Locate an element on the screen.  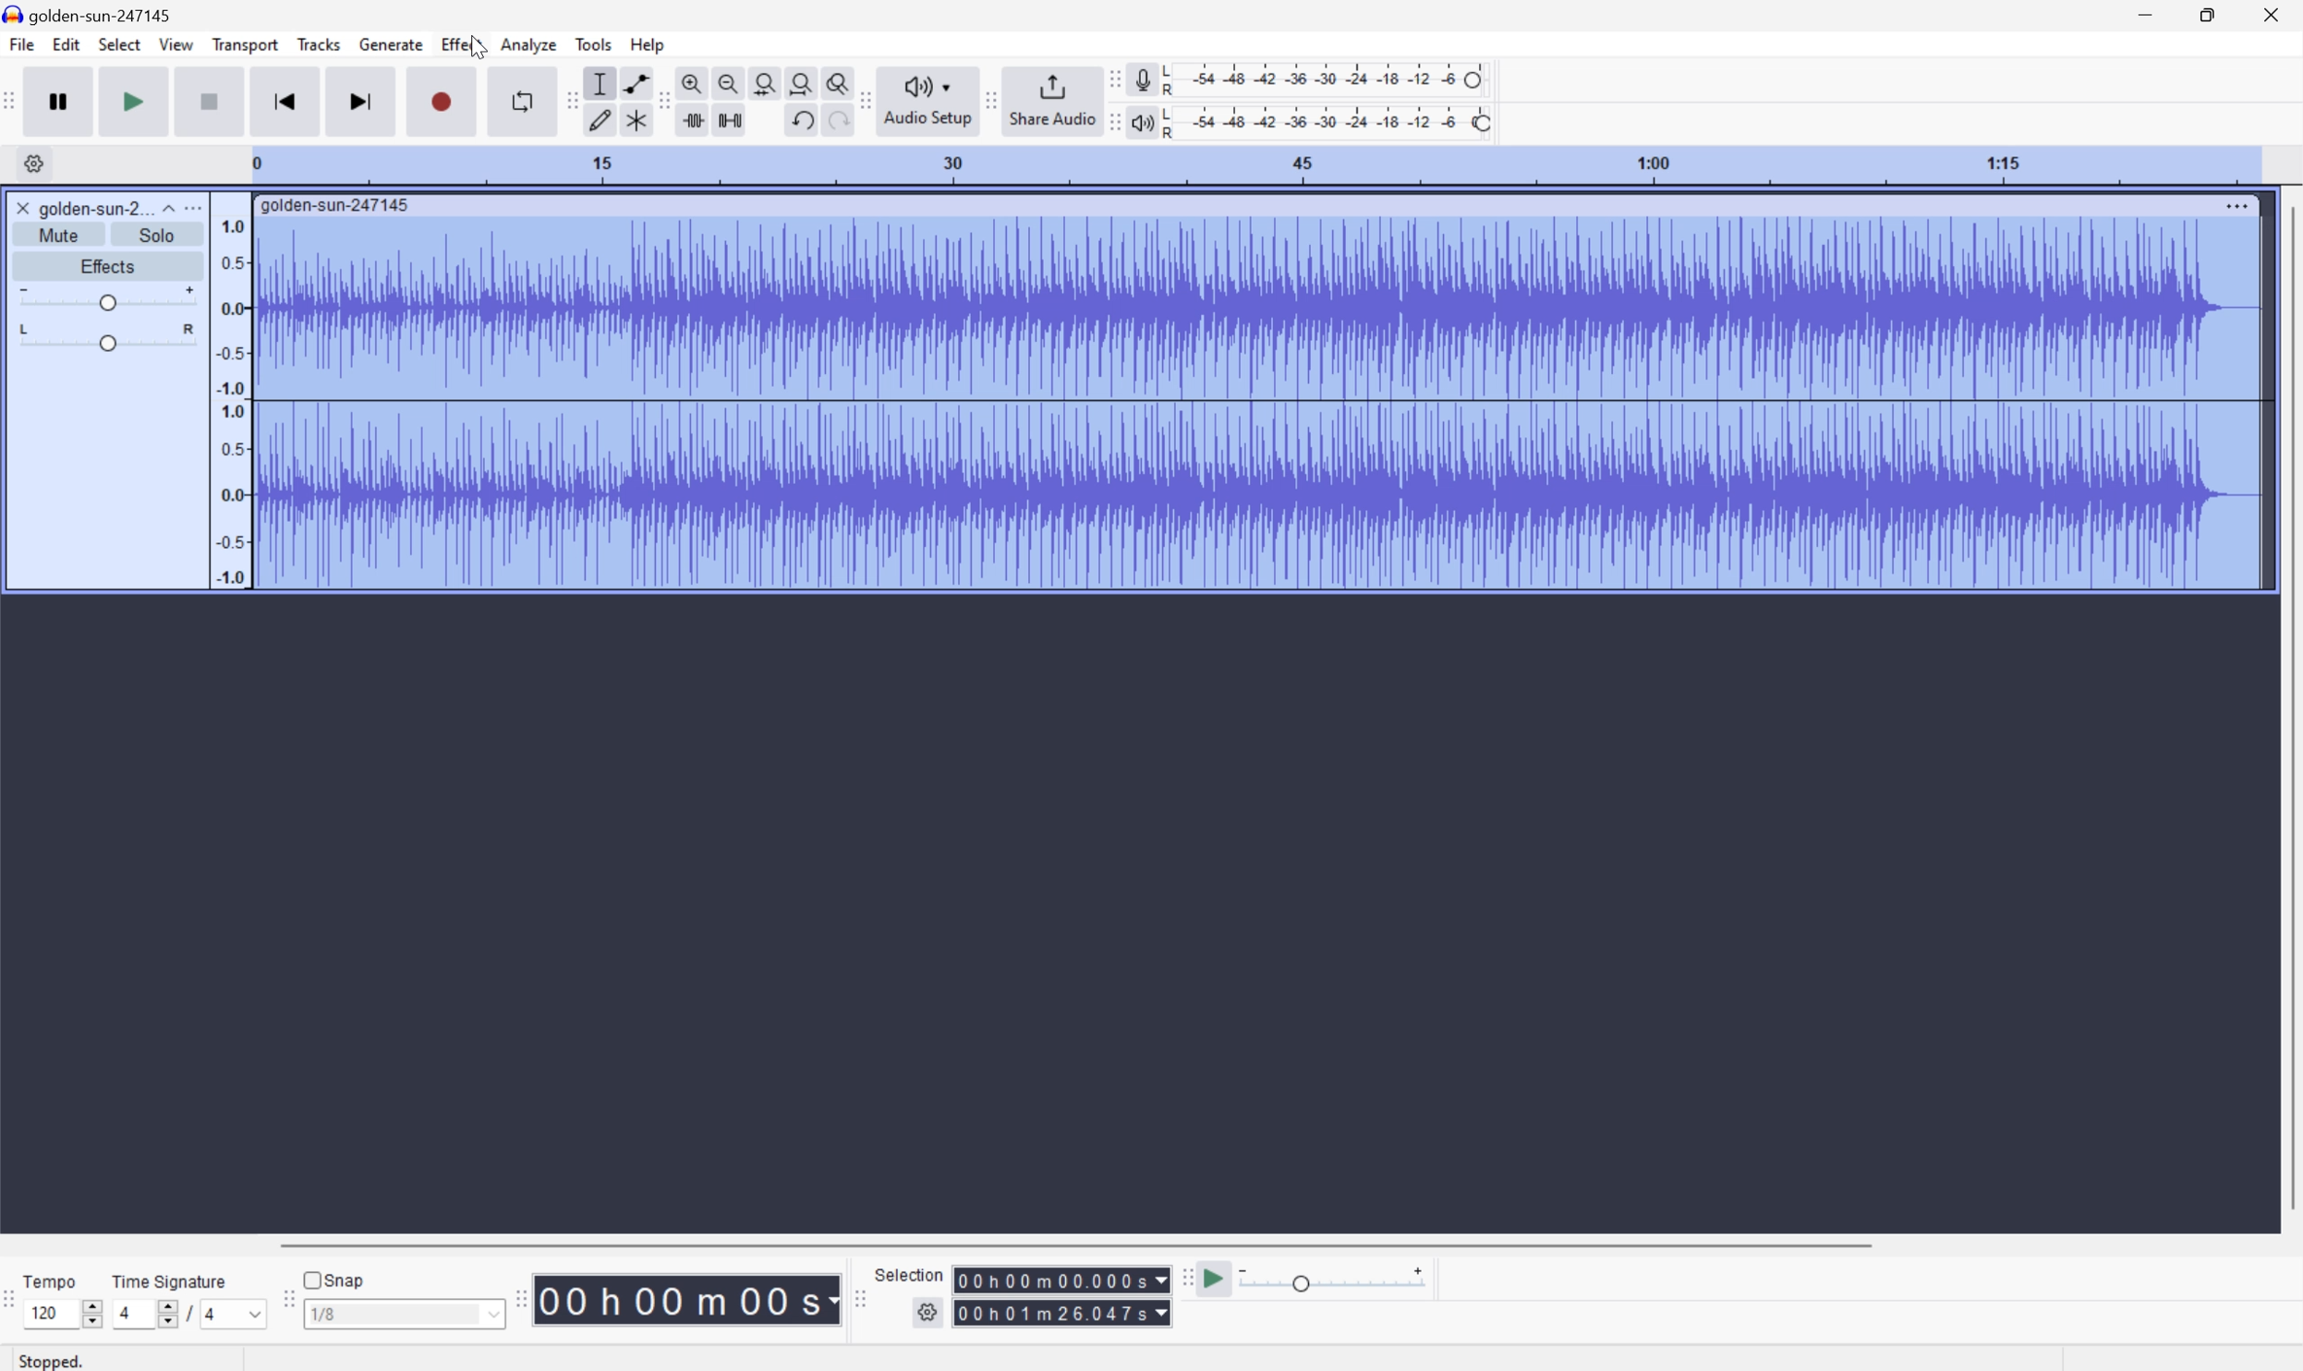
Analyze is located at coordinates (528, 44).